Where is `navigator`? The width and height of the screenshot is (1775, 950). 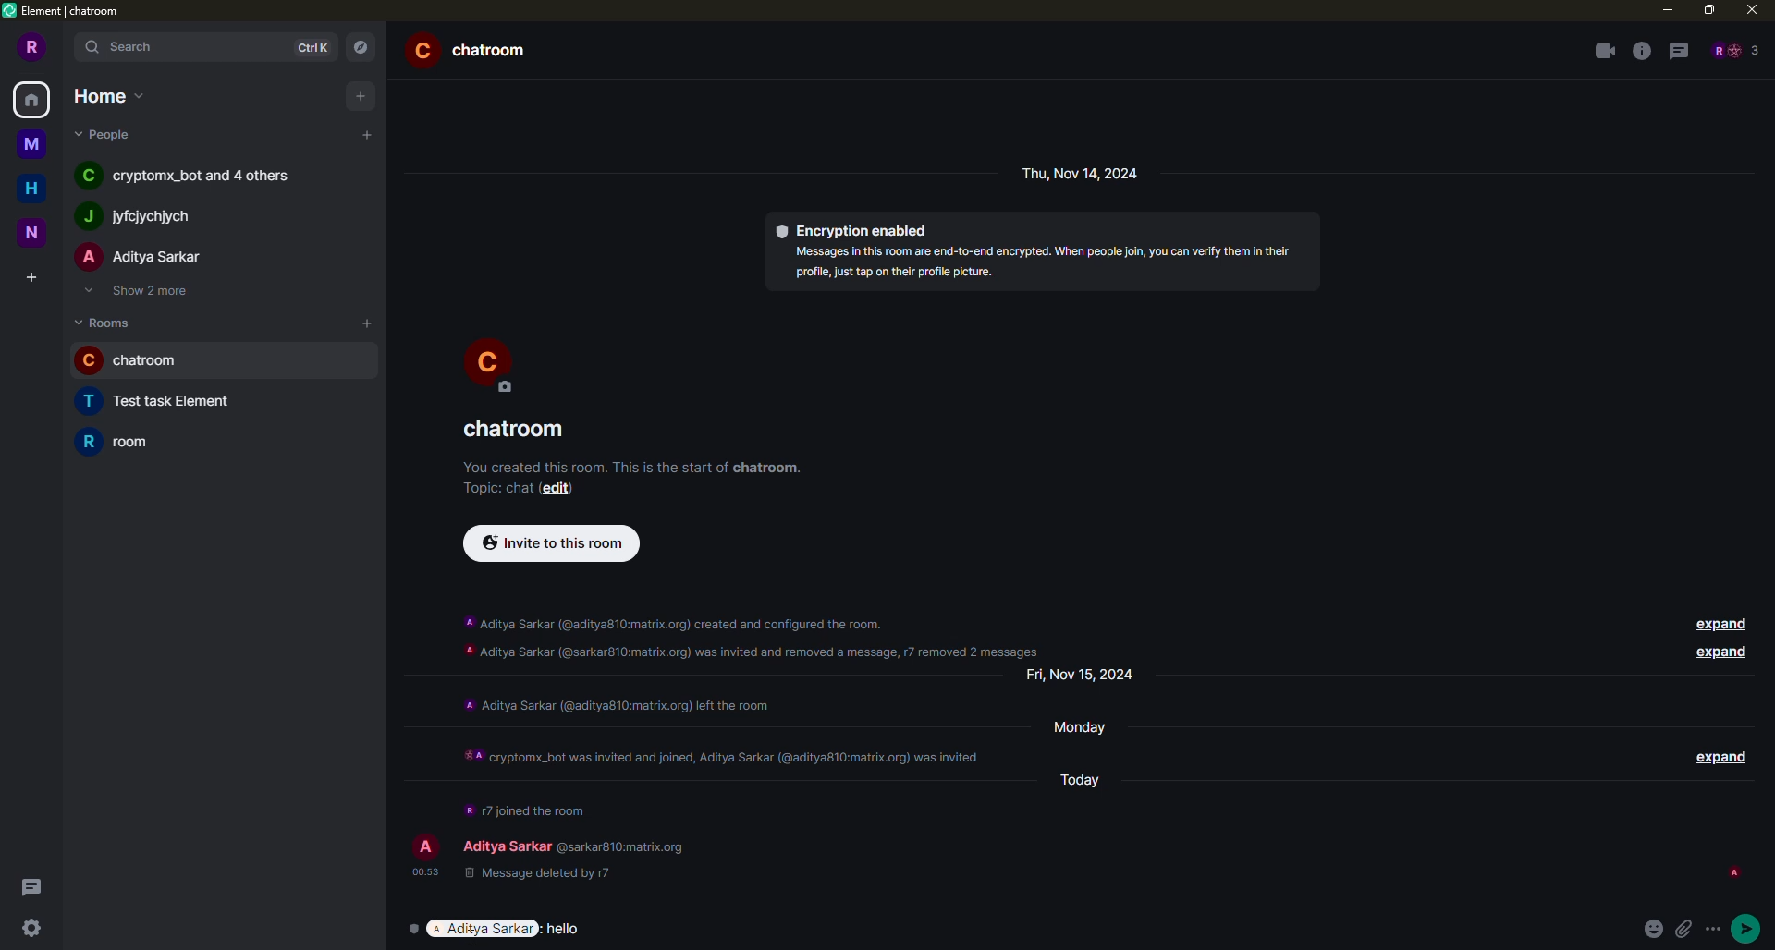
navigator is located at coordinates (361, 46).